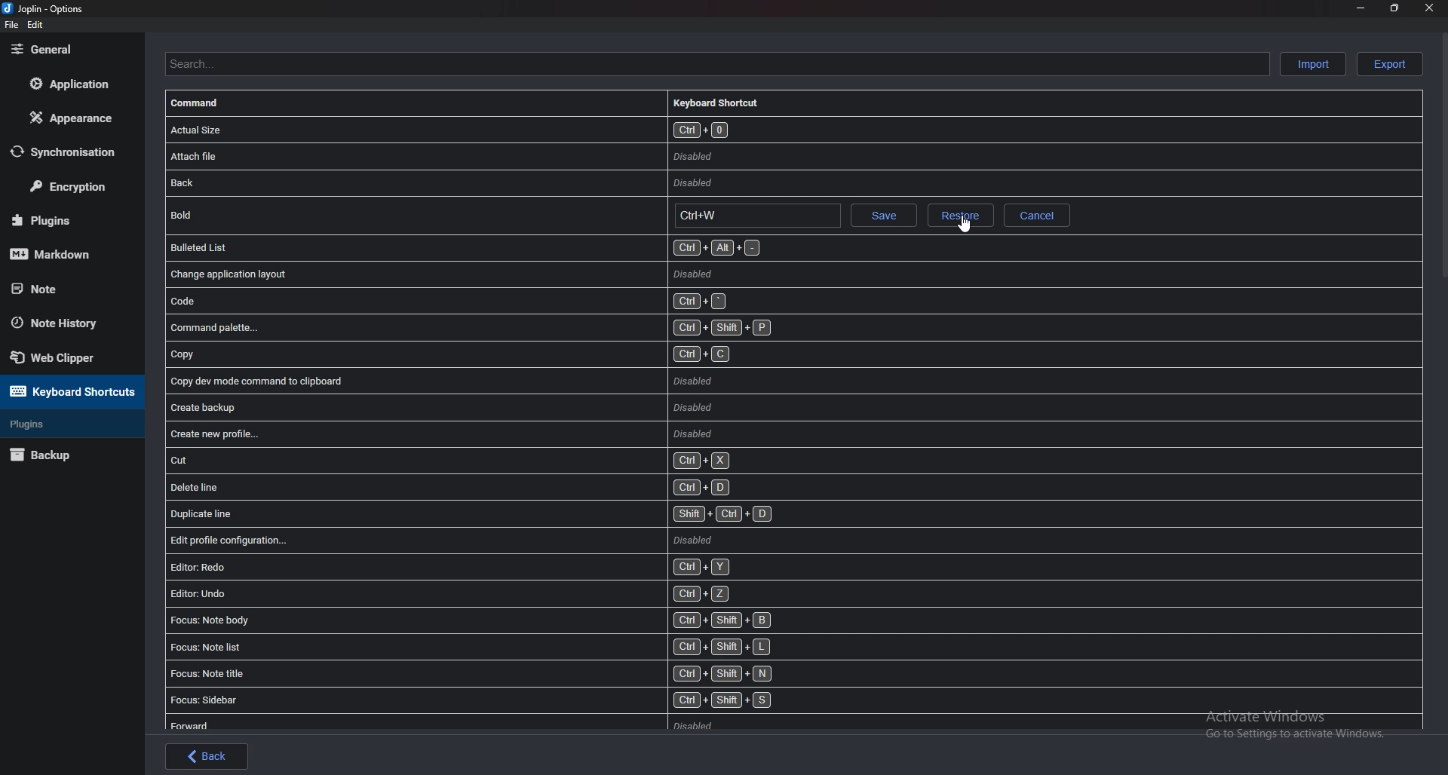 The image size is (1448, 775). Describe the element at coordinates (471, 672) in the screenshot. I see `Focus note title` at that location.